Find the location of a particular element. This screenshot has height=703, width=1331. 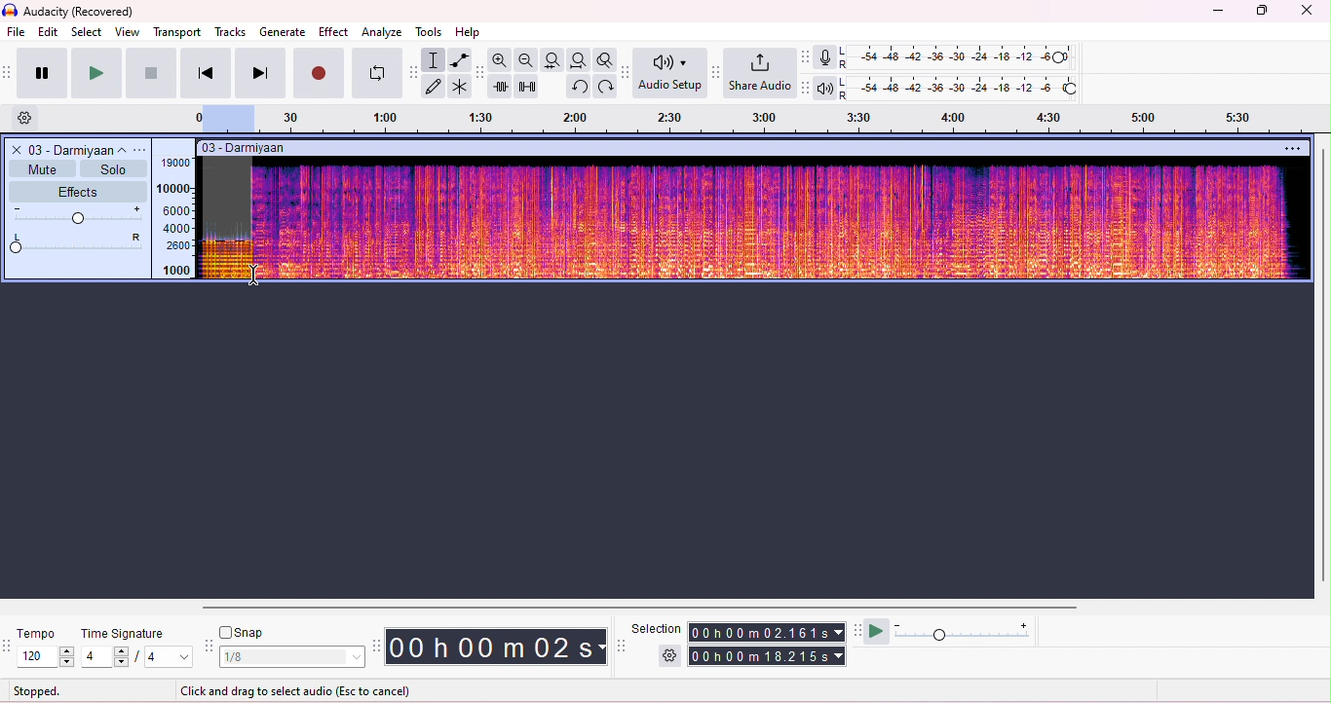

zoom in is located at coordinates (499, 59).